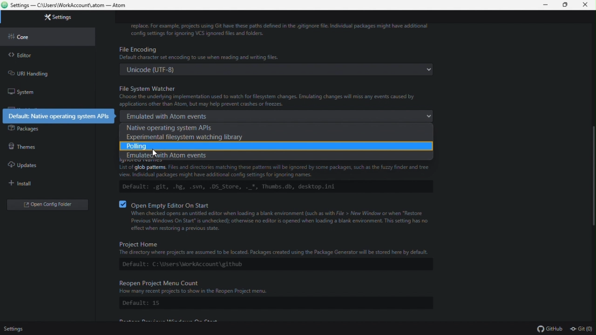 The width and height of the screenshot is (596, 335). I want to click on git, so click(582, 329).